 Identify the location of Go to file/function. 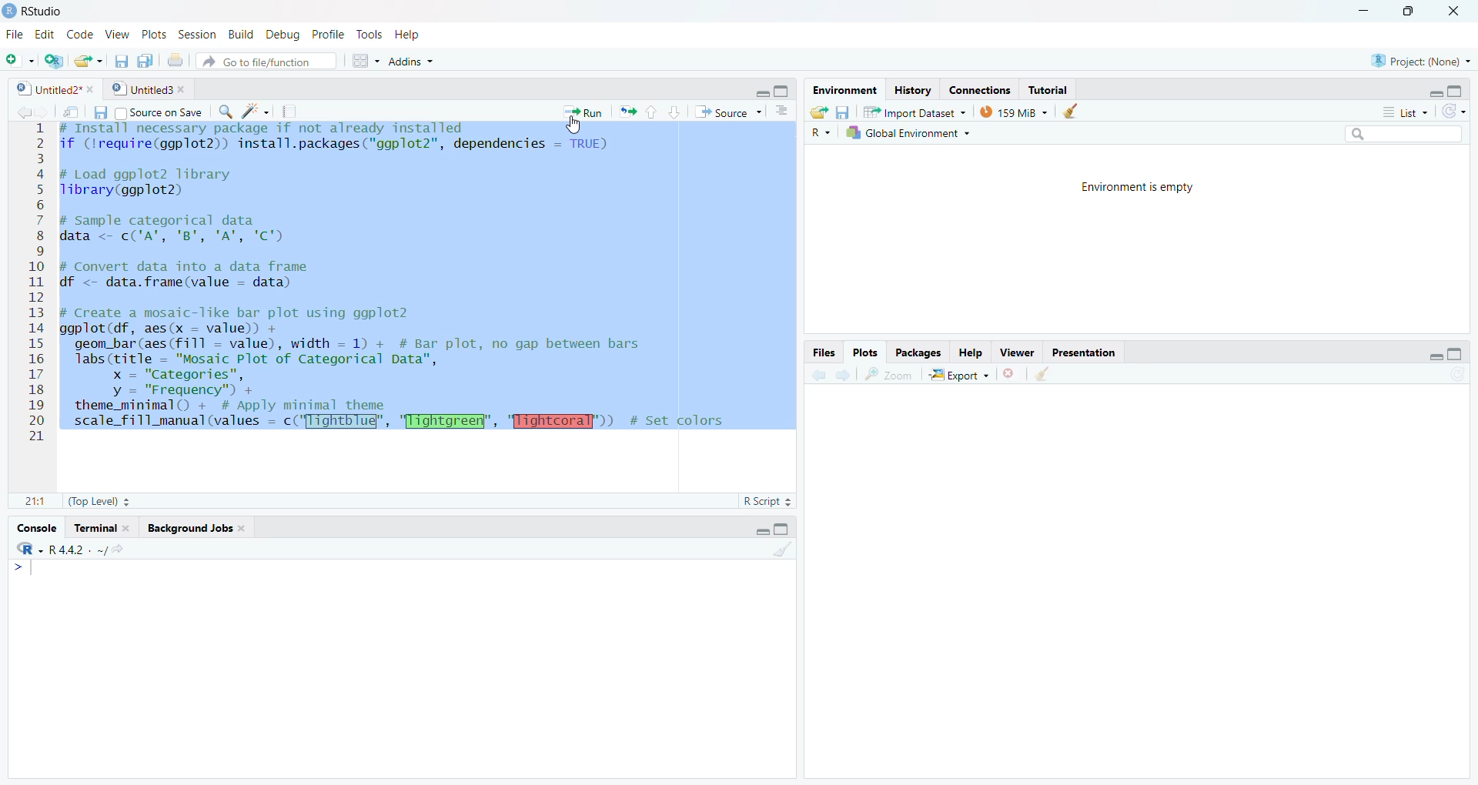
(265, 63).